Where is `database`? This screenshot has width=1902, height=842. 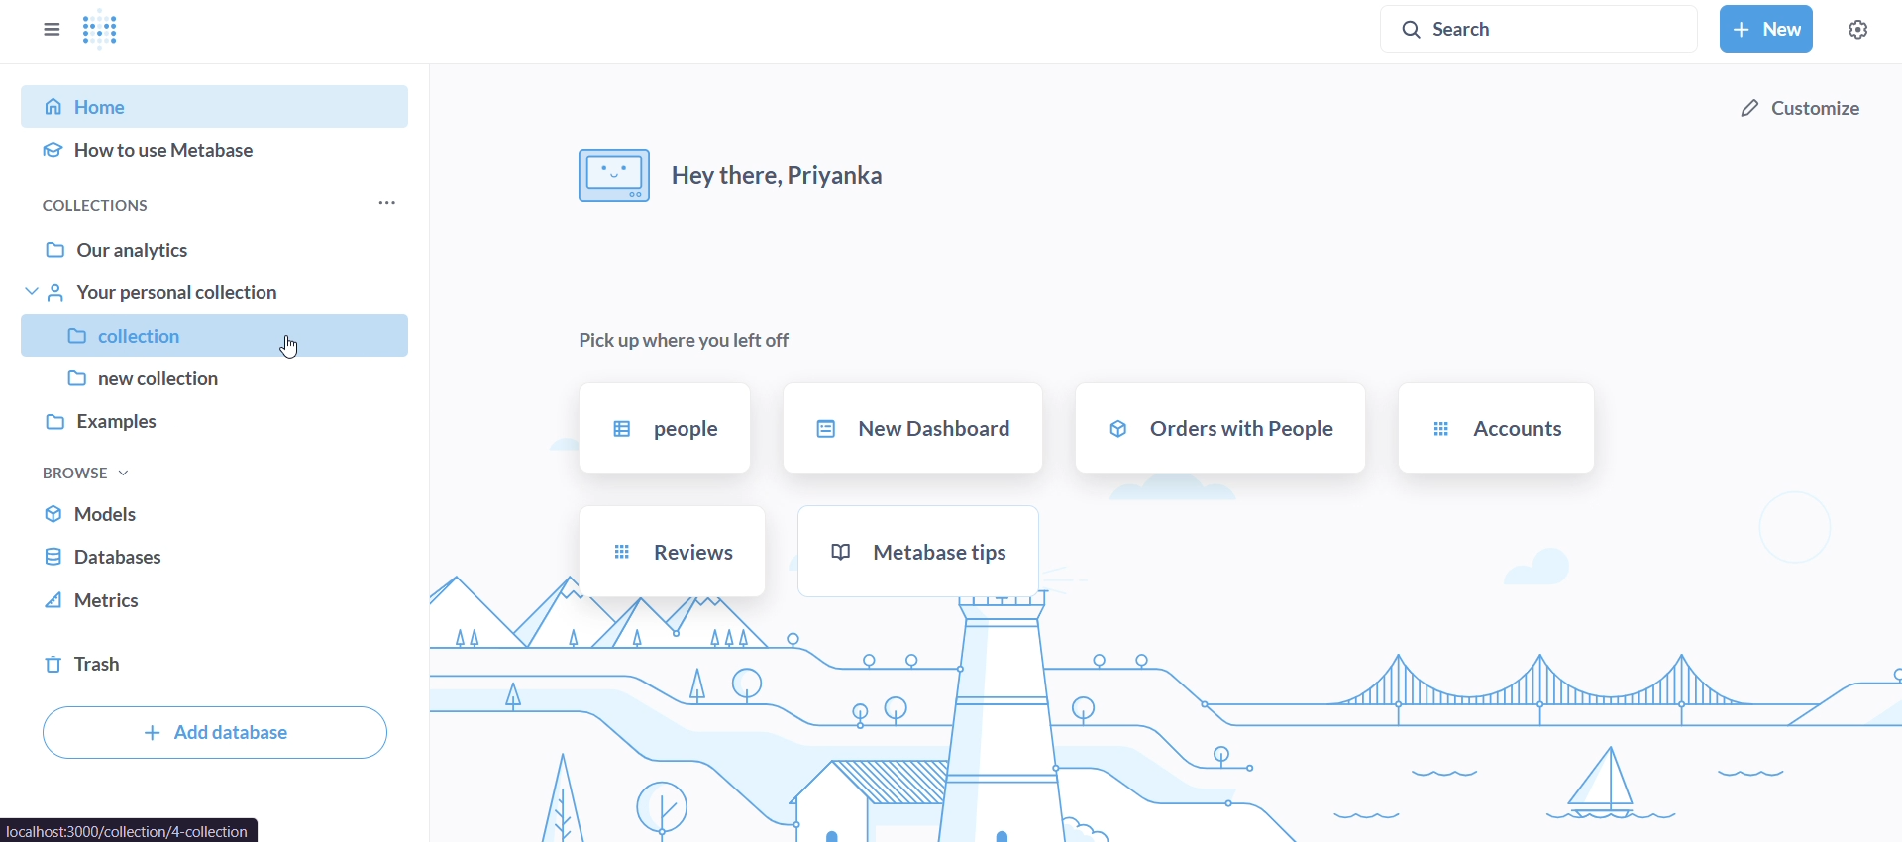 database is located at coordinates (221, 557).